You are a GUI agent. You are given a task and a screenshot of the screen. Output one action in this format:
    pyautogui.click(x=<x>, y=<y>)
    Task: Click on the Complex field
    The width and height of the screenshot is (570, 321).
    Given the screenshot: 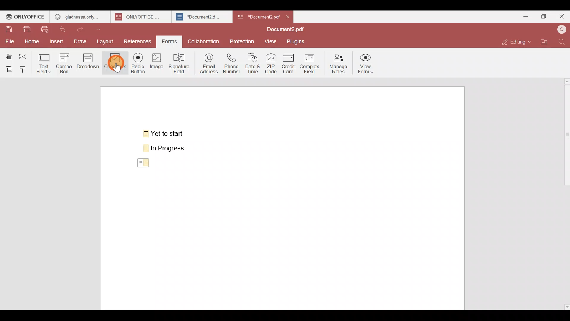 What is the action you would take?
    pyautogui.click(x=309, y=64)
    